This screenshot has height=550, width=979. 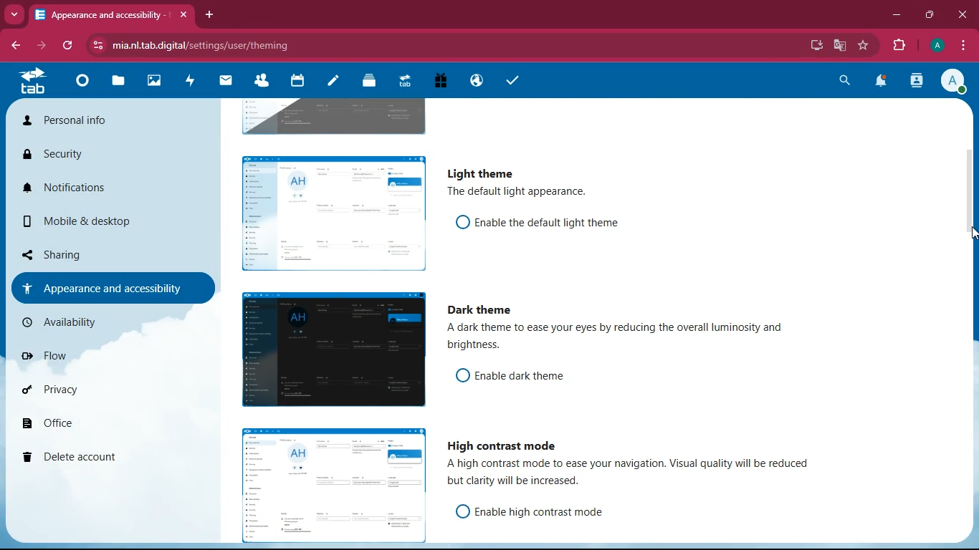 What do you see at coordinates (182, 13) in the screenshot?
I see `close` at bounding box center [182, 13].